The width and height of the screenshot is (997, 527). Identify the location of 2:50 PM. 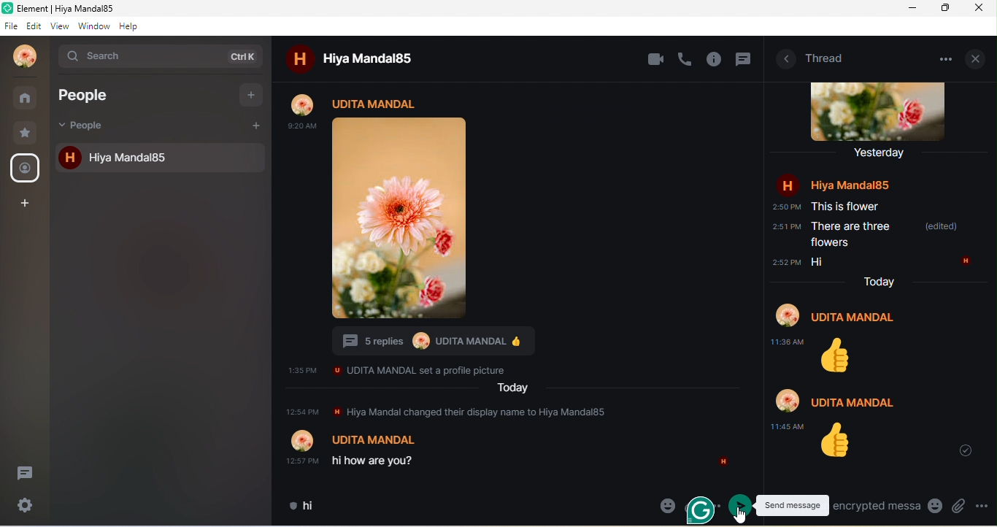
(785, 207).